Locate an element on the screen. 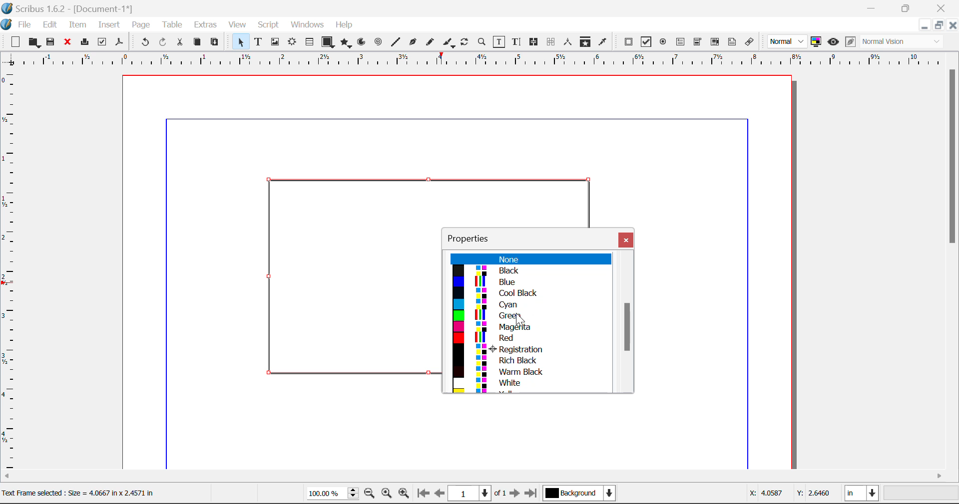  Copy is located at coordinates (197, 42).